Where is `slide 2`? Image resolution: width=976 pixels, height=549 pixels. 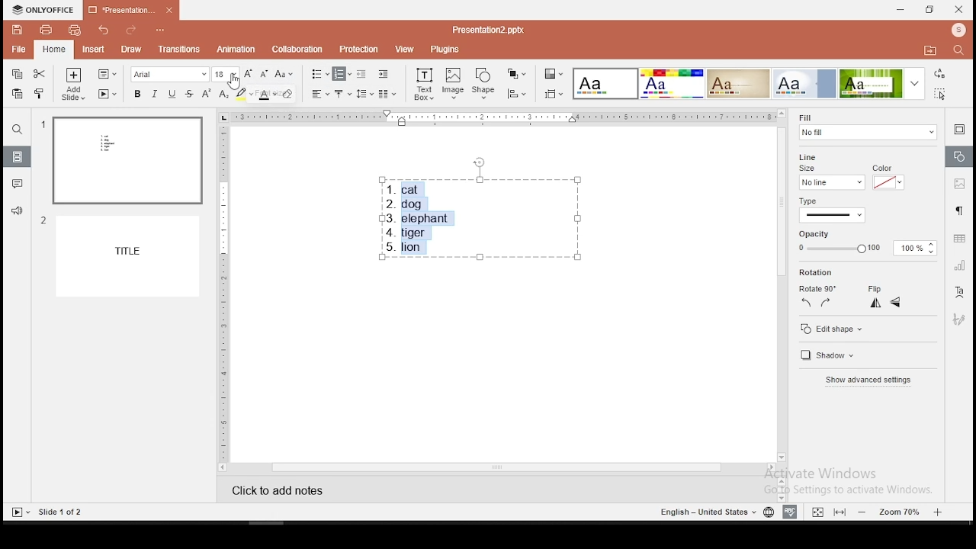 slide 2 is located at coordinates (118, 255).